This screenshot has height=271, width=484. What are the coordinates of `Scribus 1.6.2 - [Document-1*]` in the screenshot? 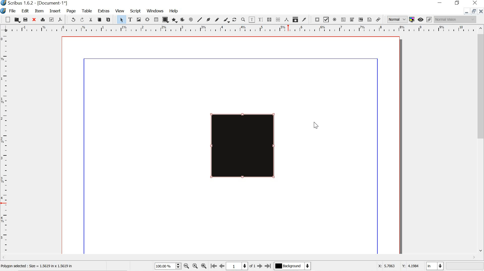 It's located at (41, 3).